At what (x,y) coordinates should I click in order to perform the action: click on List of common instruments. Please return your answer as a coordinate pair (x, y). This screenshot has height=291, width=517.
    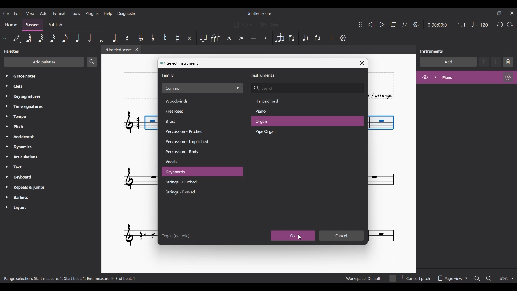
    Looking at the image, I should click on (202, 88).